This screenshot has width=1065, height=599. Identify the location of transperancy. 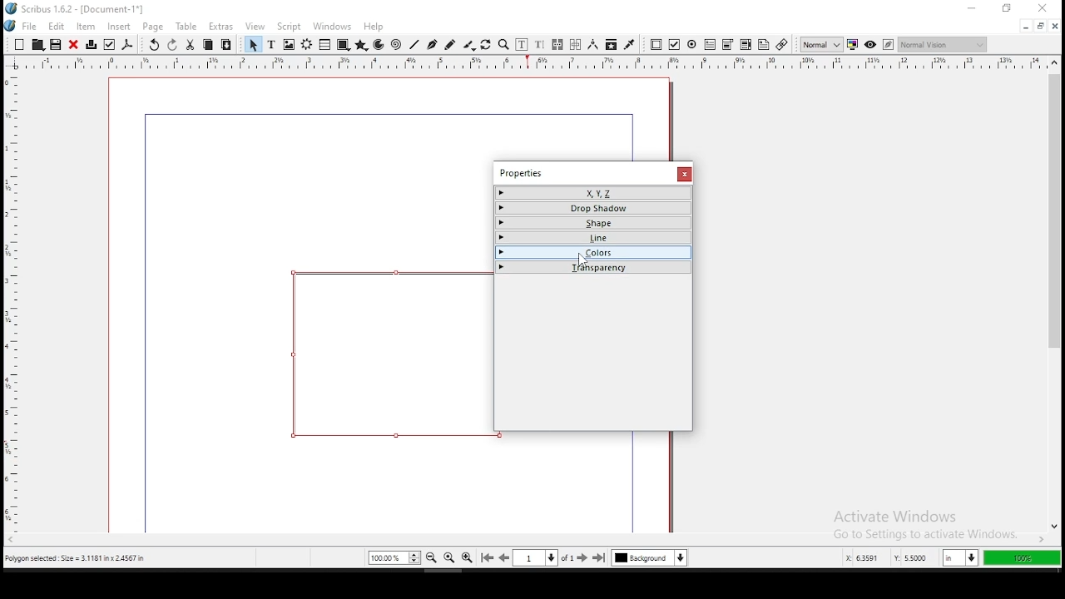
(593, 266).